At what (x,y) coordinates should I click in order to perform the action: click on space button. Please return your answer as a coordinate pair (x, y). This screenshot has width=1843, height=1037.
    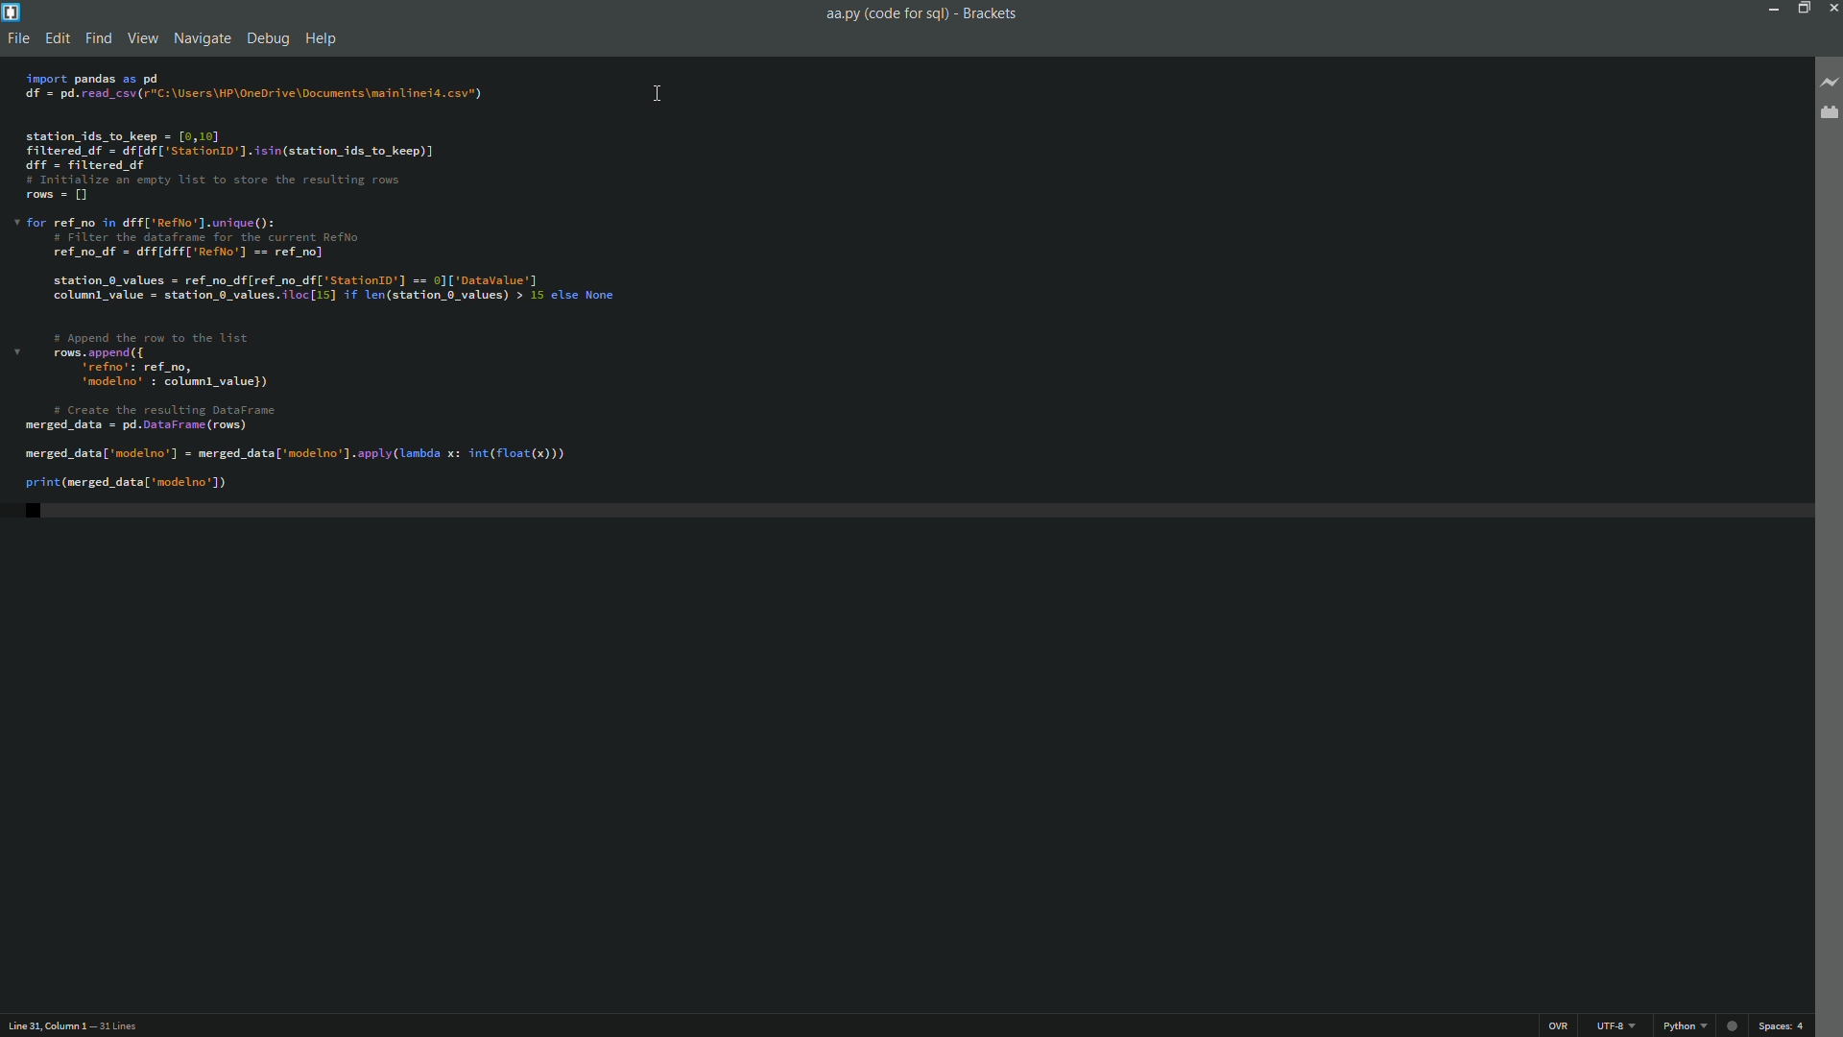
    Looking at the image, I should click on (1784, 1028).